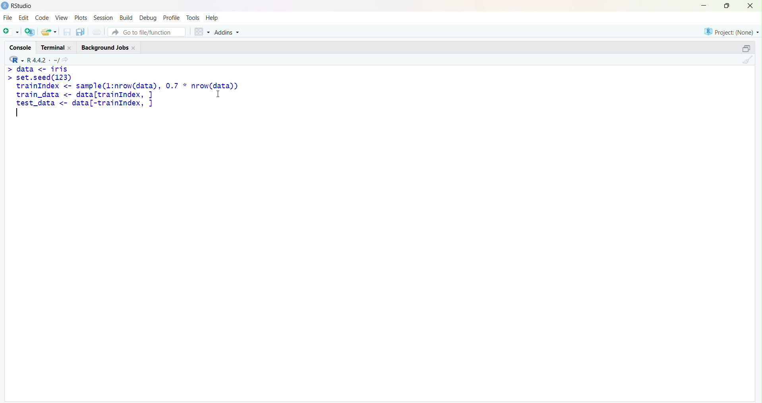 This screenshot has height=403, width=762. I want to click on Edit, so click(24, 17).